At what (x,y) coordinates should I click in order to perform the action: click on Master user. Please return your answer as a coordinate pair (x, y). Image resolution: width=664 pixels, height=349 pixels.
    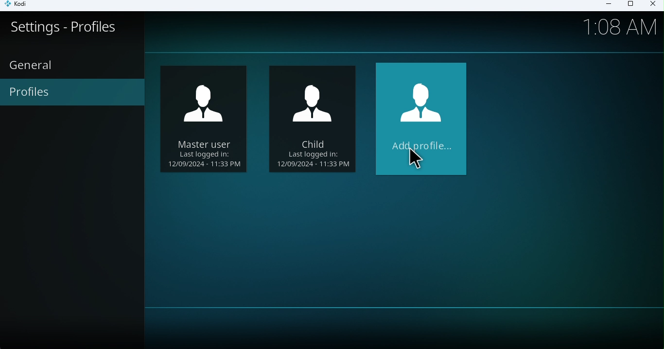
    Looking at the image, I should click on (313, 118).